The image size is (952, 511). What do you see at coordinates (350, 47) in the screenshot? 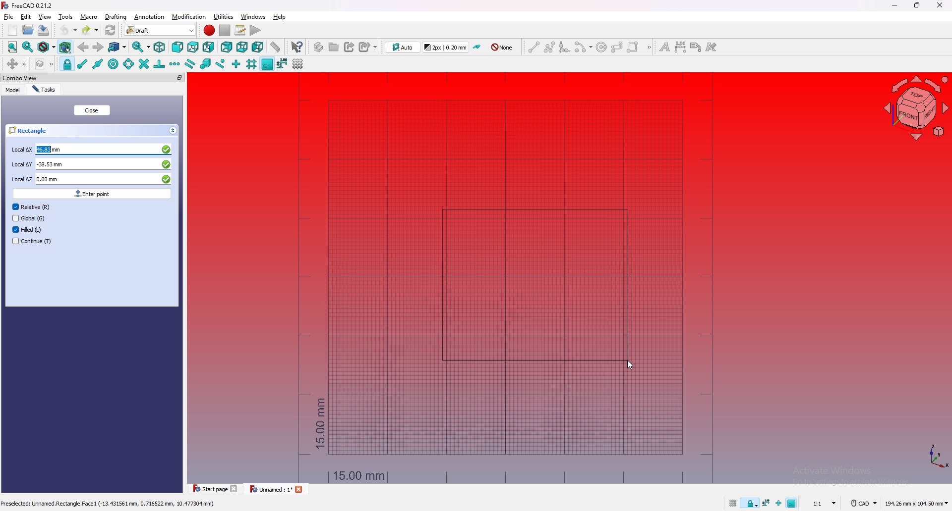
I see `create link` at bounding box center [350, 47].